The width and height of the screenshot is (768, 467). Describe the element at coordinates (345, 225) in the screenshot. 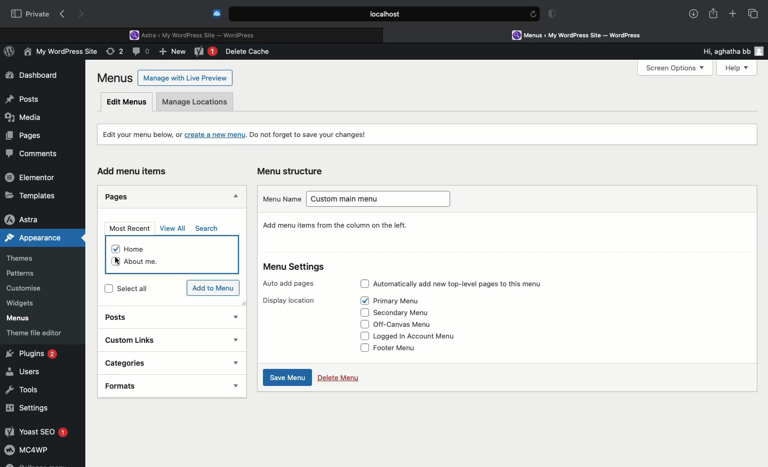

I see `Give your menu a name, then click Create Menu` at that location.